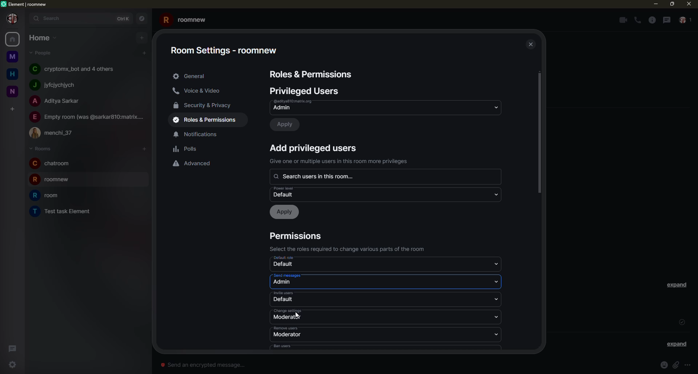 The height and width of the screenshot is (374, 698). Describe the element at coordinates (48, 195) in the screenshot. I see `room` at that location.